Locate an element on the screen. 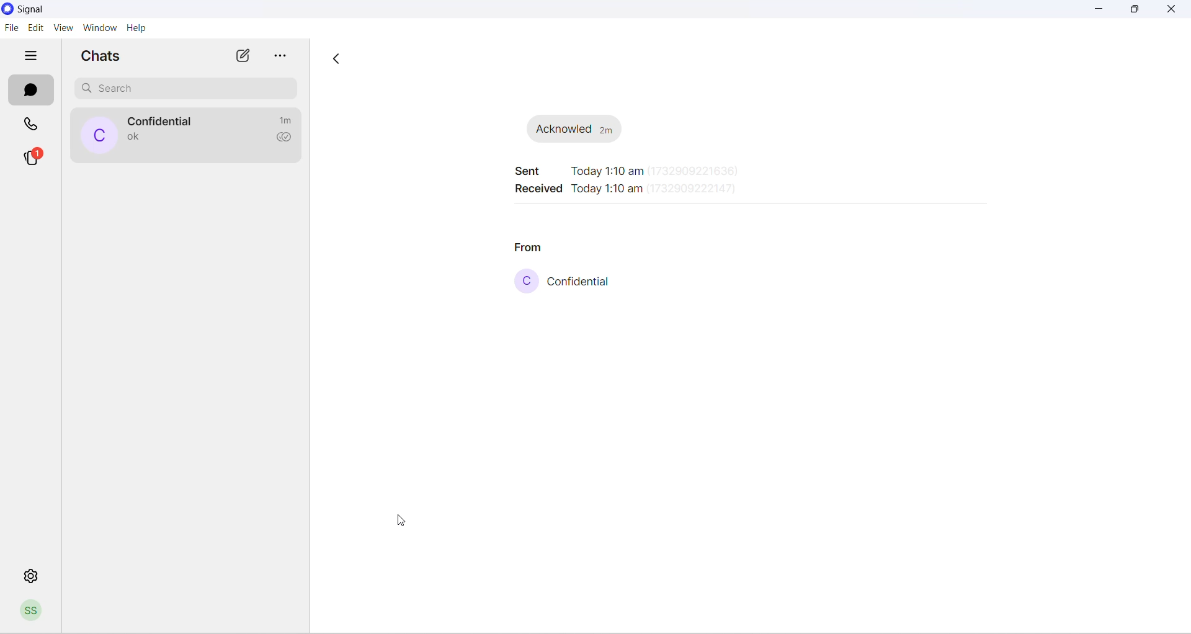 The image size is (1191, 634). contact name is located at coordinates (586, 284).